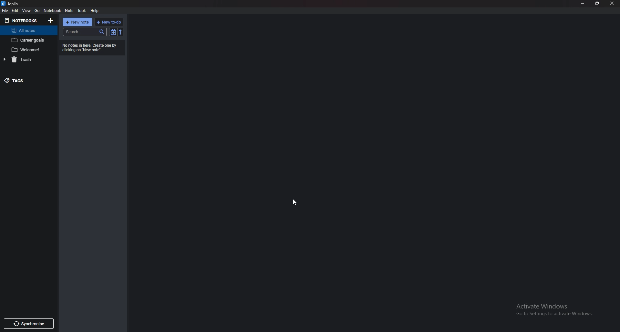 The width and height of the screenshot is (620, 332). Describe the element at coordinates (553, 309) in the screenshot. I see `Activate Windows` at that location.